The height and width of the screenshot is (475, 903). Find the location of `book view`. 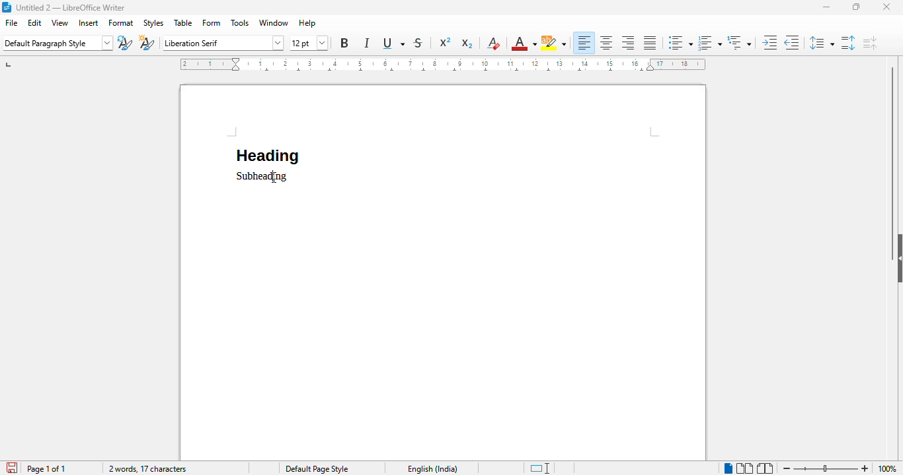

book view is located at coordinates (766, 467).